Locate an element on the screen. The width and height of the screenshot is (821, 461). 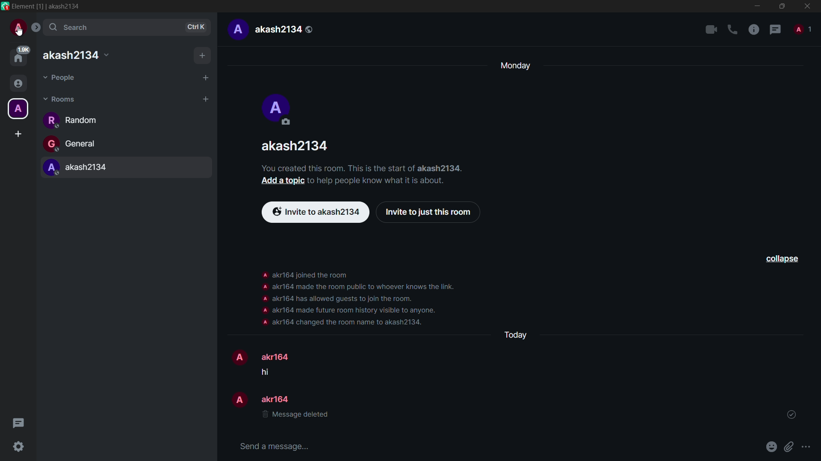
threads is located at coordinates (18, 424).